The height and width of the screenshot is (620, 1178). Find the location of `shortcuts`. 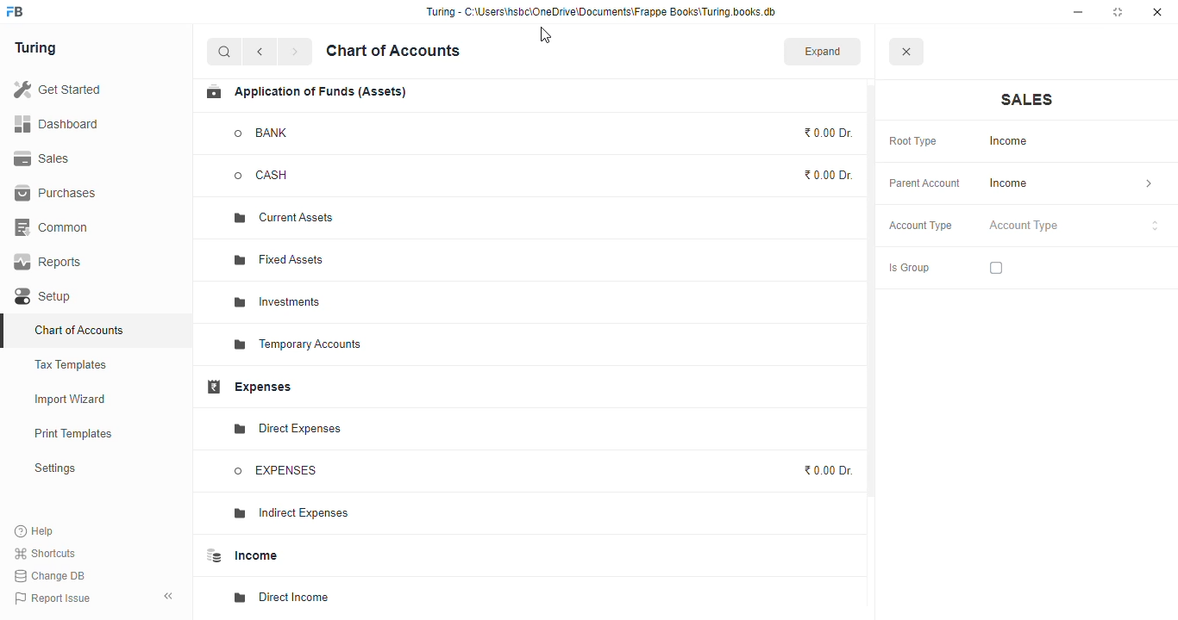

shortcuts is located at coordinates (46, 553).